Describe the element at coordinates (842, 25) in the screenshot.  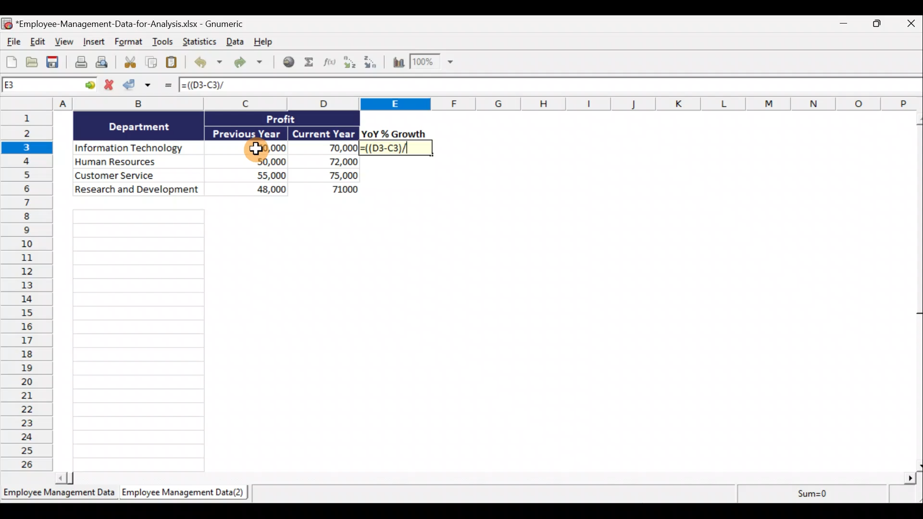
I see `Minimise` at that location.